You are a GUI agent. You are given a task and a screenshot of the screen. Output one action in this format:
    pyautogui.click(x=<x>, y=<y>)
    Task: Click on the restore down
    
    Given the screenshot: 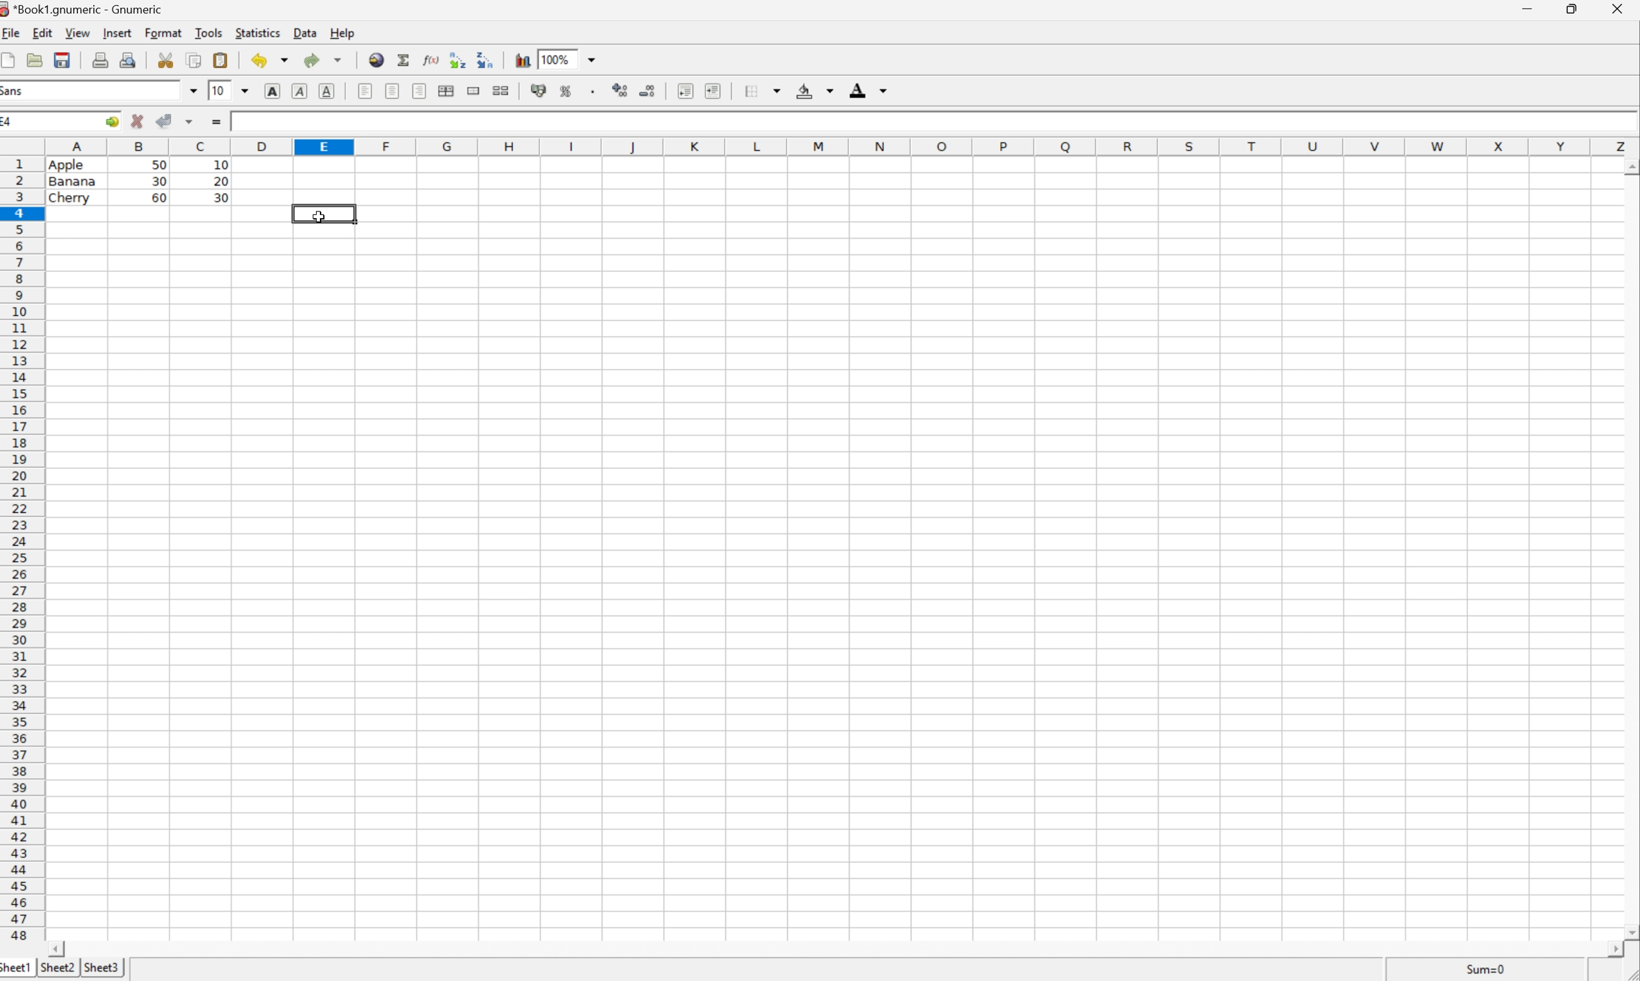 What is the action you would take?
    pyautogui.click(x=1576, y=9)
    